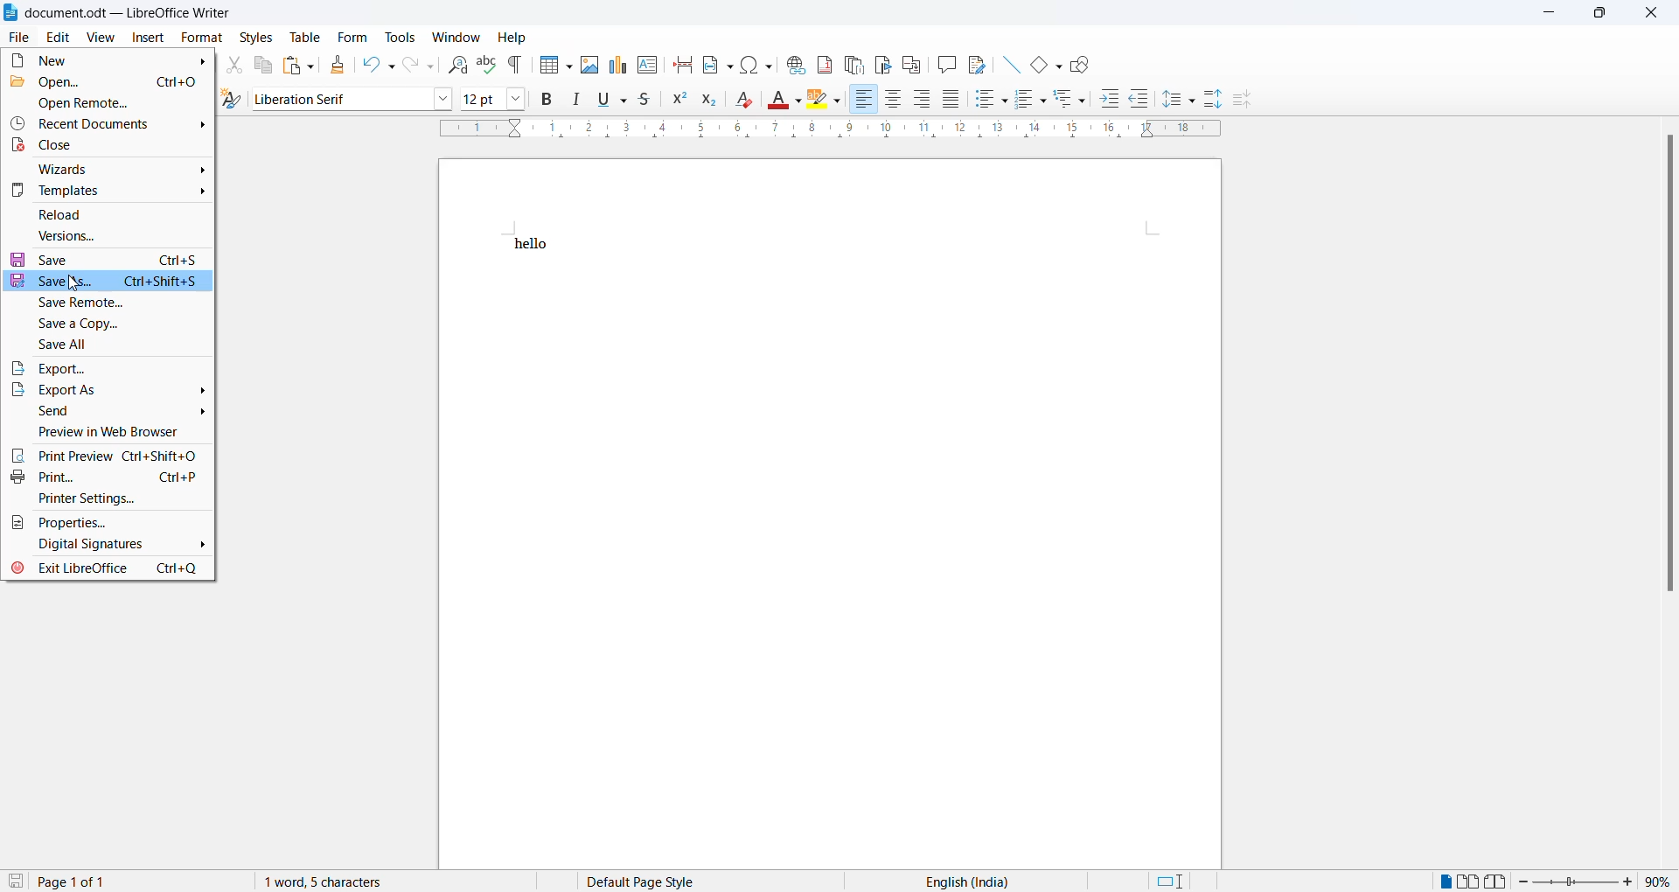  Describe the element at coordinates (586, 65) in the screenshot. I see `Insert image` at that location.